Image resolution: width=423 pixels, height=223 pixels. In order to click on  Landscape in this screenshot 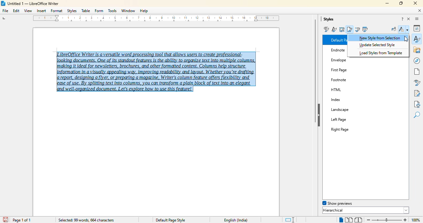, I will do `click(347, 109)`.